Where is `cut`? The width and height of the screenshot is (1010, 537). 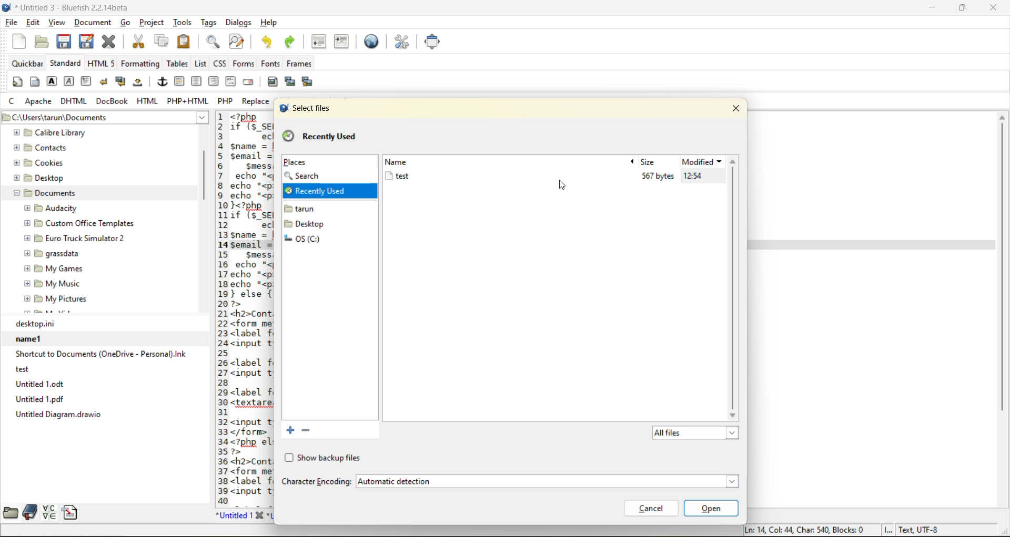
cut is located at coordinates (138, 42).